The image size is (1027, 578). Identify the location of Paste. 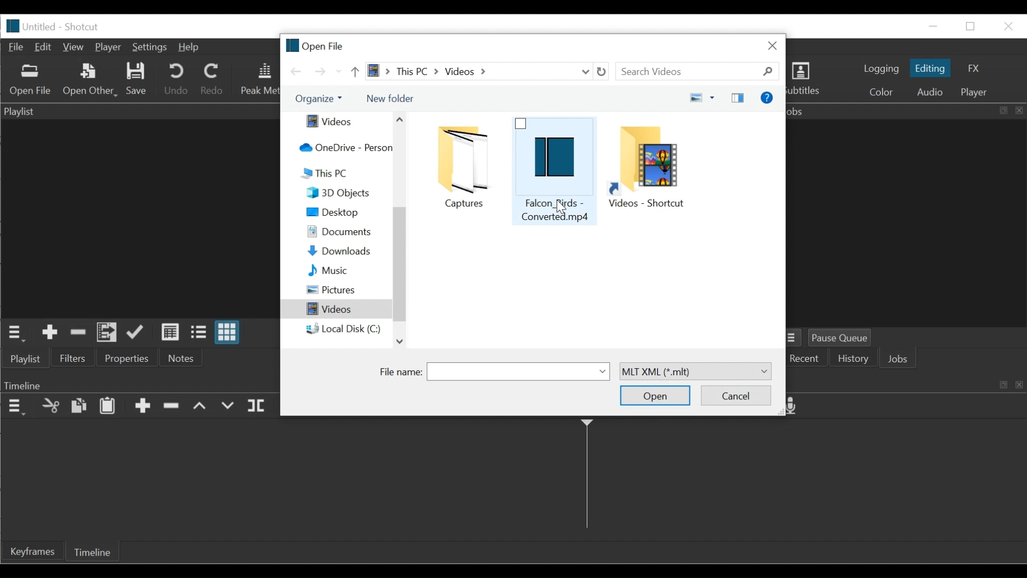
(108, 407).